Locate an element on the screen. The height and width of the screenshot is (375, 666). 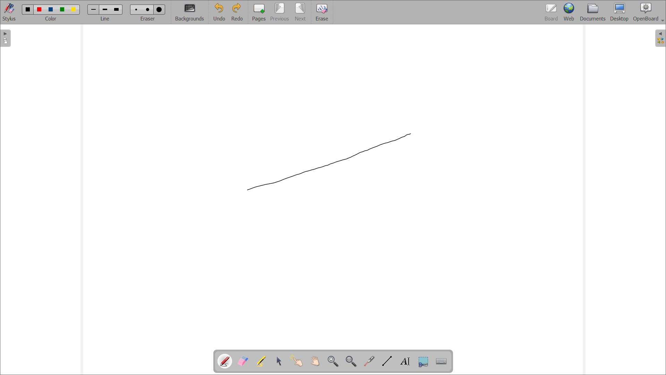
backgrounds is located at coordinates (190, 12).